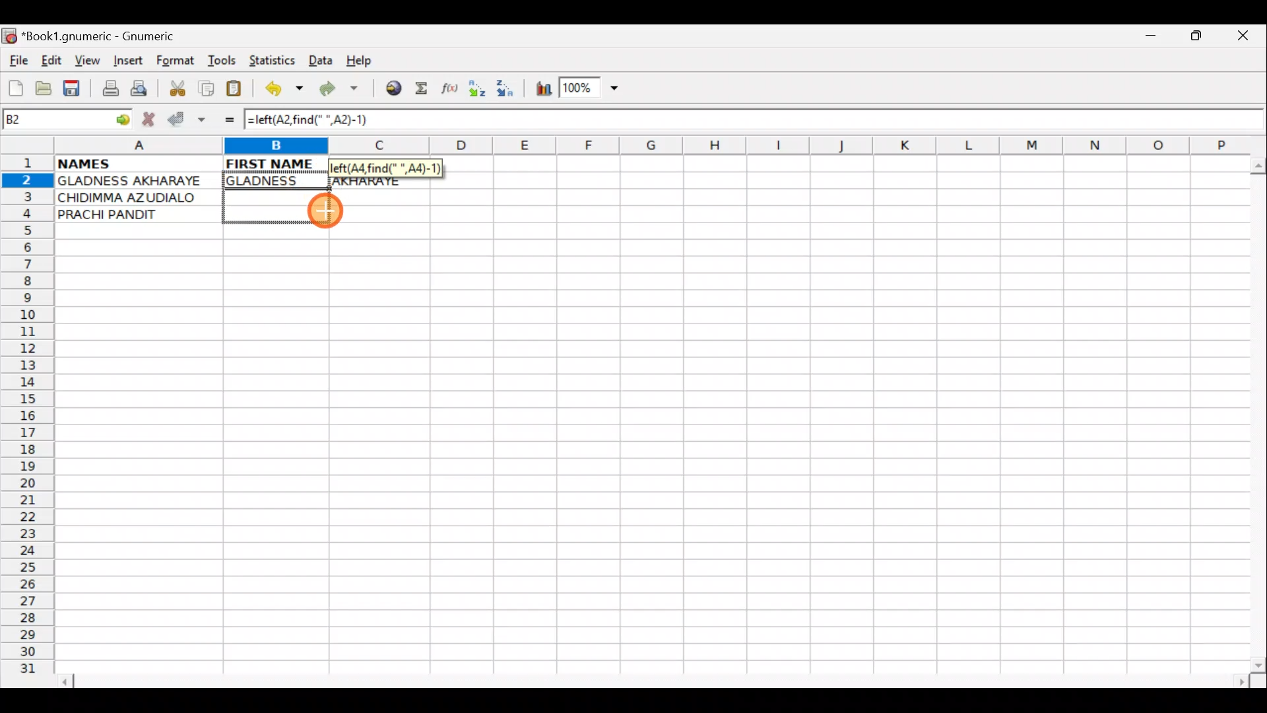 Image resolution: width=1267 pixels, height=713 pixels. What do you see at coordinates (84, 60) in the screenshot?
I see `View` at bounding box center [84, 60].